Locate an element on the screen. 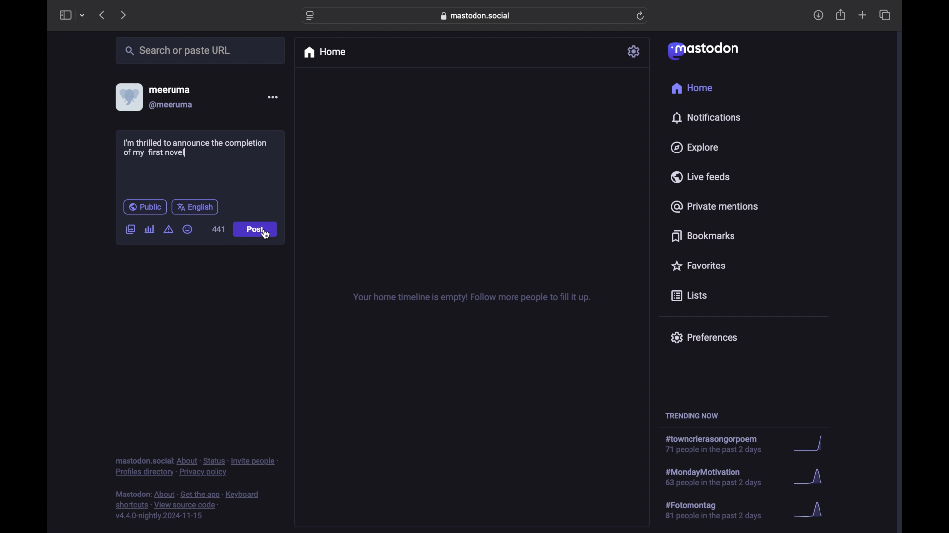  your home timeline is  empty! follow for more tips is located at coordinates (471, 298).